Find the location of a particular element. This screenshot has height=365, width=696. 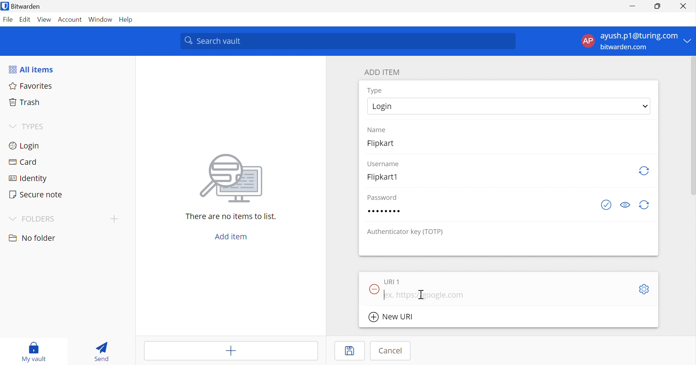

FOLDERS is located at coordinates (39, 219).